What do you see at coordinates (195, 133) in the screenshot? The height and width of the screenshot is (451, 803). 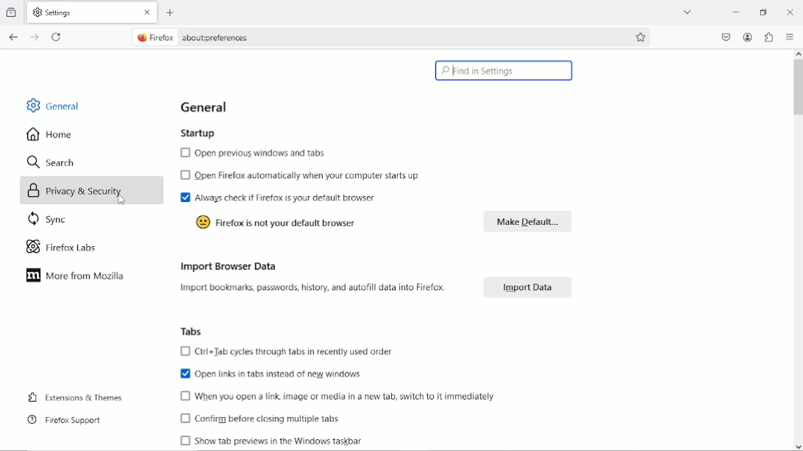 I see `startup` at bounding box center [195, 133].